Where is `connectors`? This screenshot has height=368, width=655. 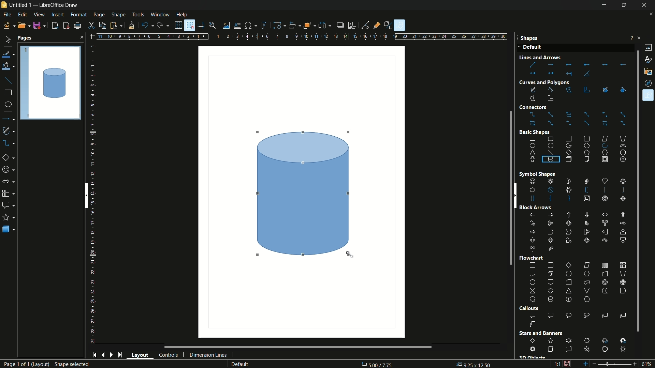
connectors is located at coordinates (578, 119).